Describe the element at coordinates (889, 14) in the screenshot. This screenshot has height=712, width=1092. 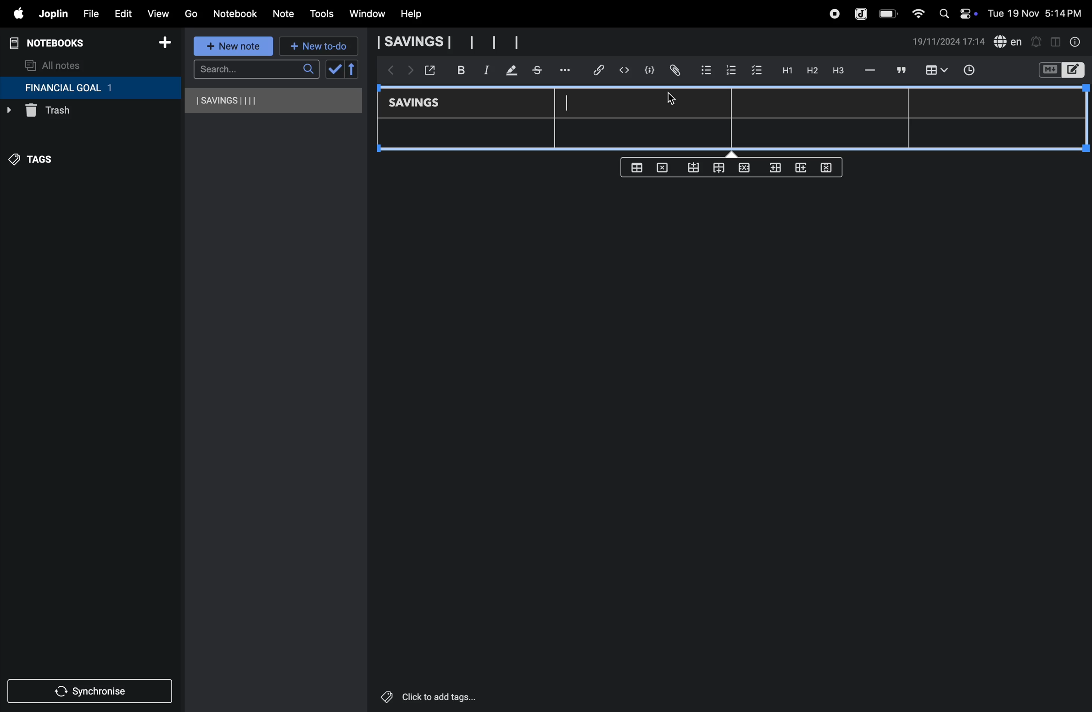
I see `battery` at that location.